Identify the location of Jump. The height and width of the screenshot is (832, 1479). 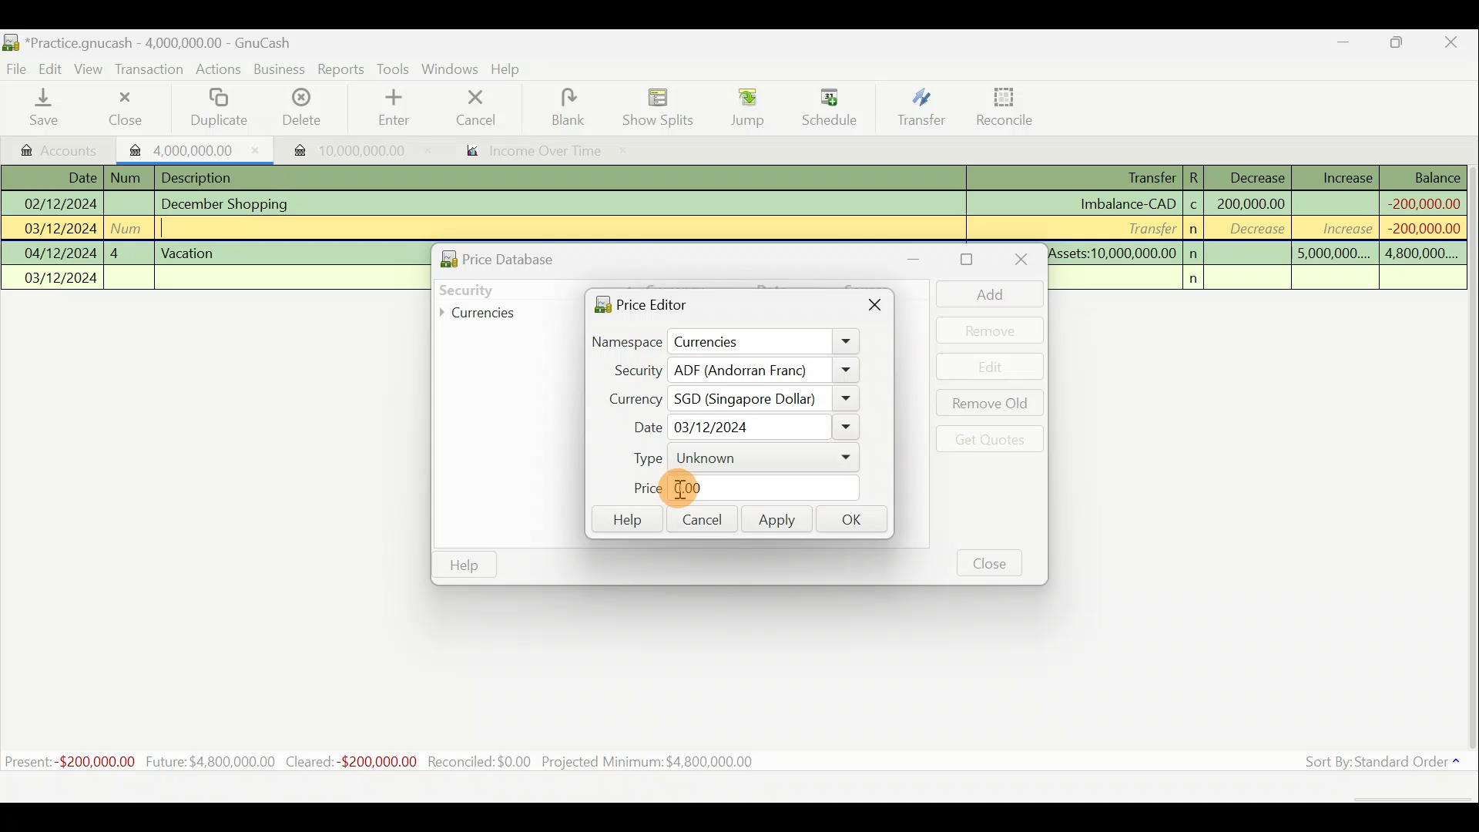
(741, 108).